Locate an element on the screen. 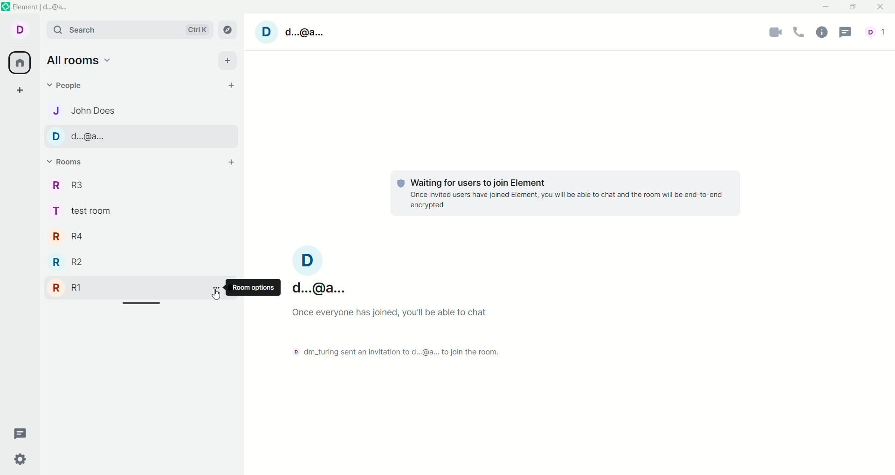  tracking logo is located at coordinates (398, 182).